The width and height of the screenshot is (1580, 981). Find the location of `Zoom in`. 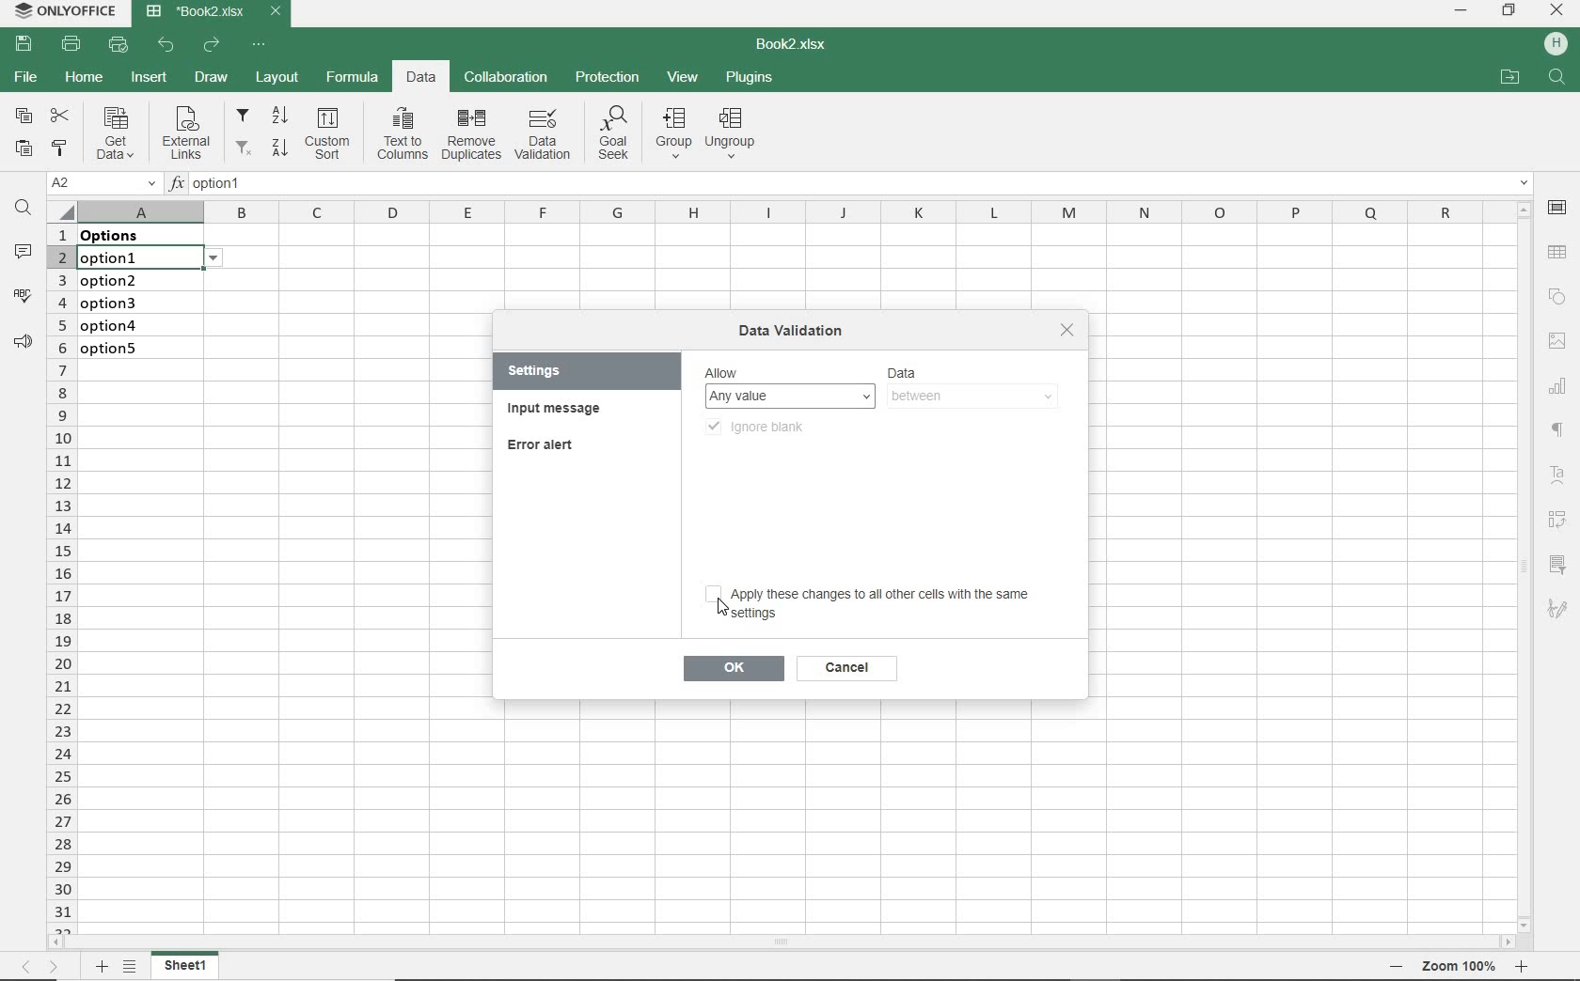

Zoom in is located at coordinates (1525, 969).